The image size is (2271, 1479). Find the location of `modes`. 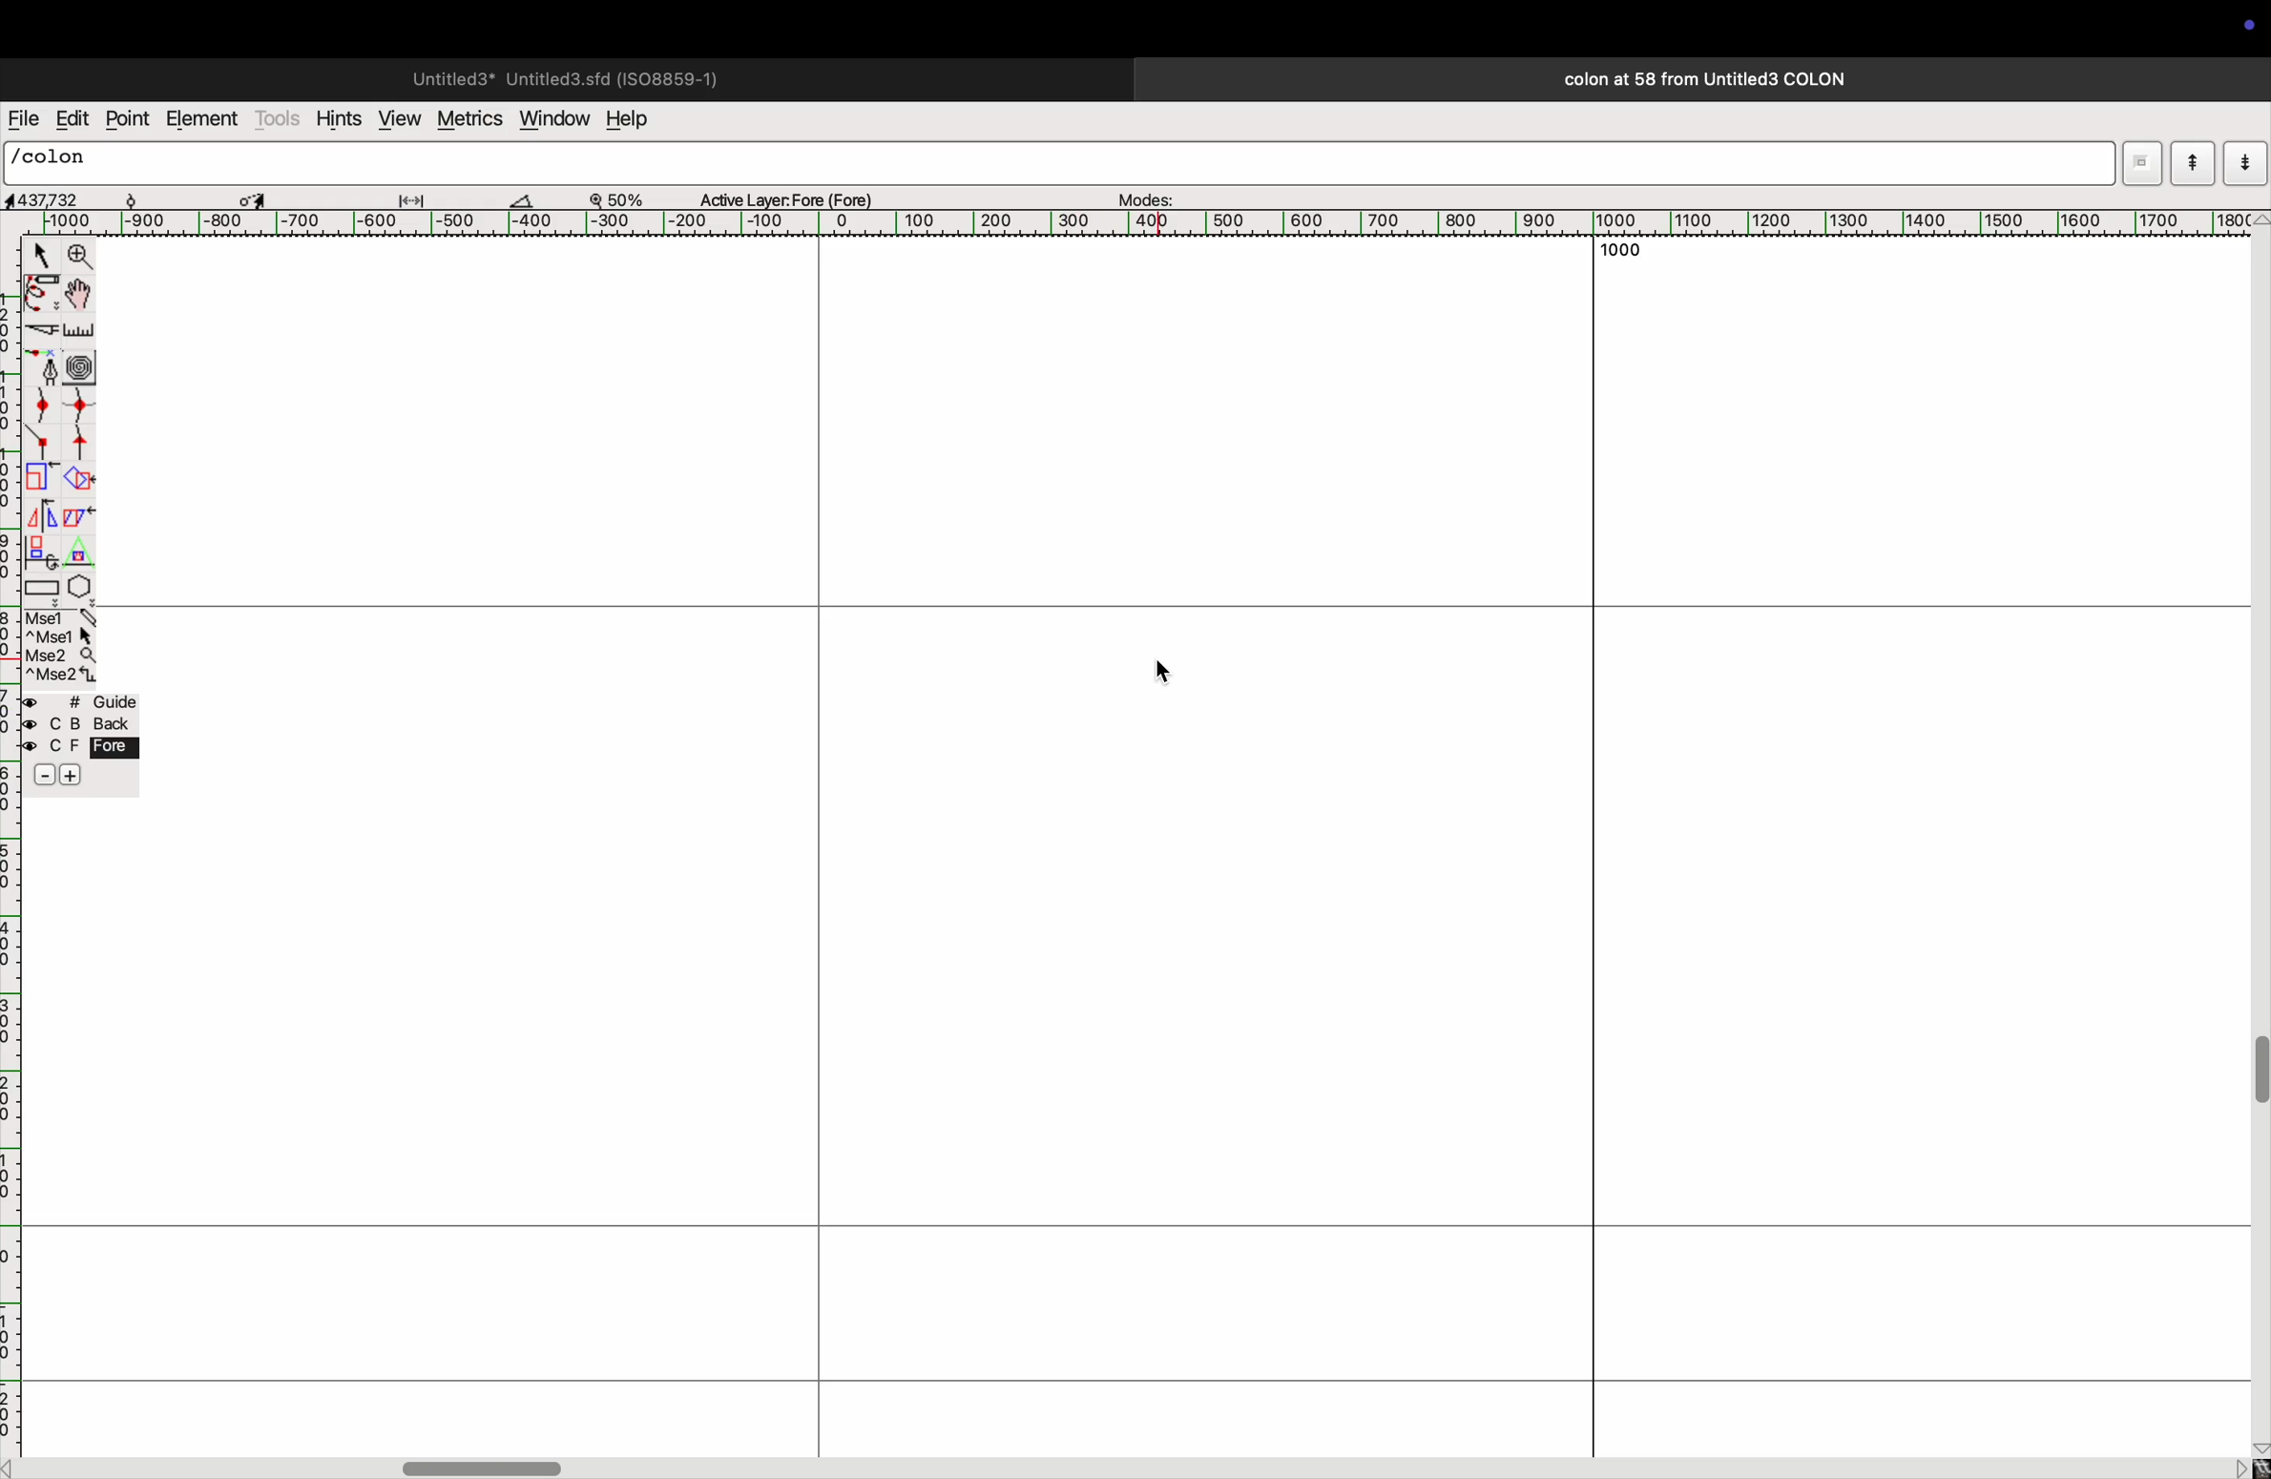

modes is located at coordinates (1149, 195).